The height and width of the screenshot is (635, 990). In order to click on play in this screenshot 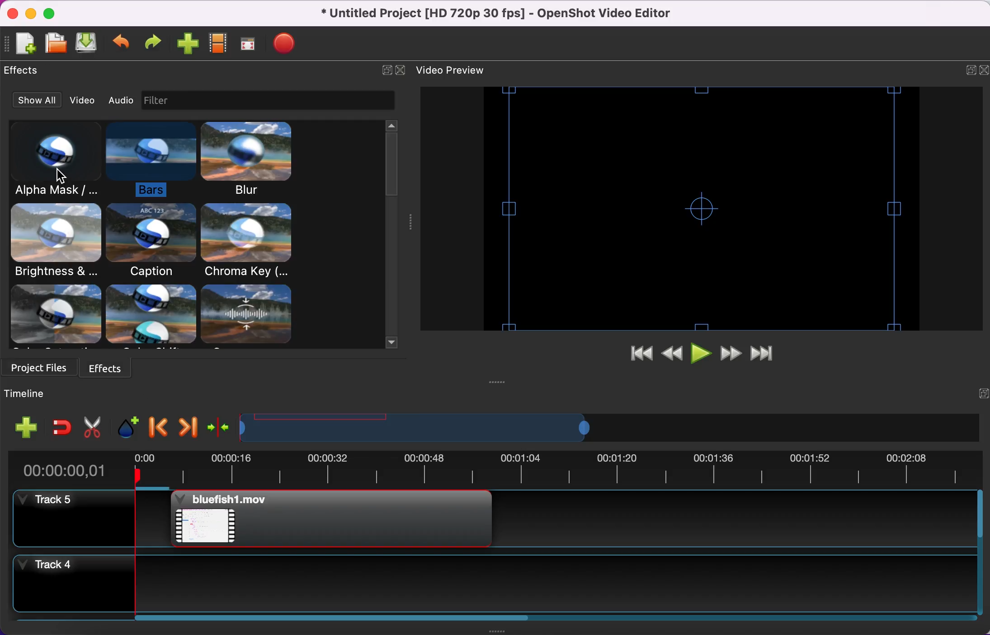, I will do `click(702, 354)`.